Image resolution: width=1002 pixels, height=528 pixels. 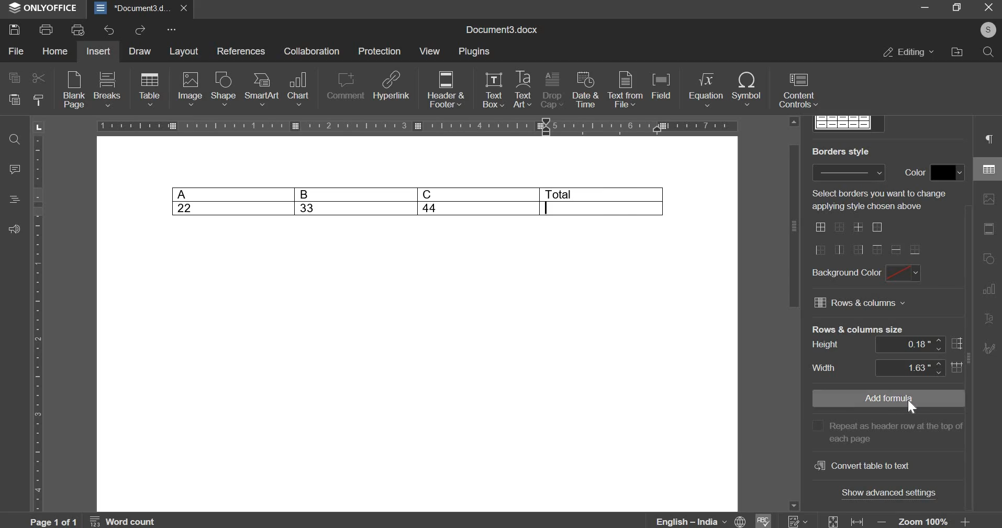 What do you see at coordinates (149, 90) in the screenshot?
I see `table` at bounding box center [149, 90].